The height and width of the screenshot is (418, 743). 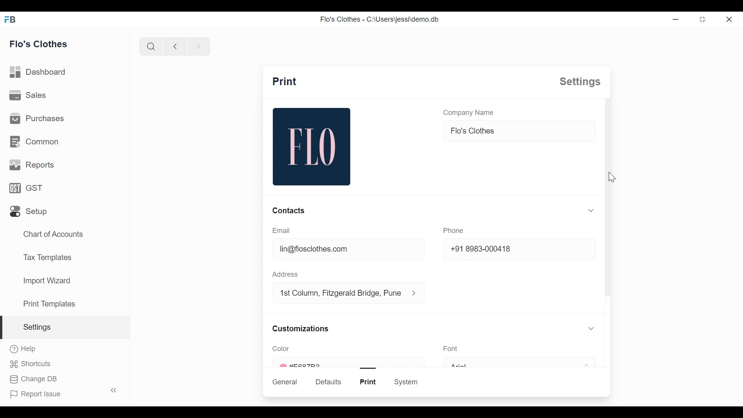 What do you see at coordinates (54, 235) in the screenshot?
I see `chart of accounts` at bounding box center [54, 235].